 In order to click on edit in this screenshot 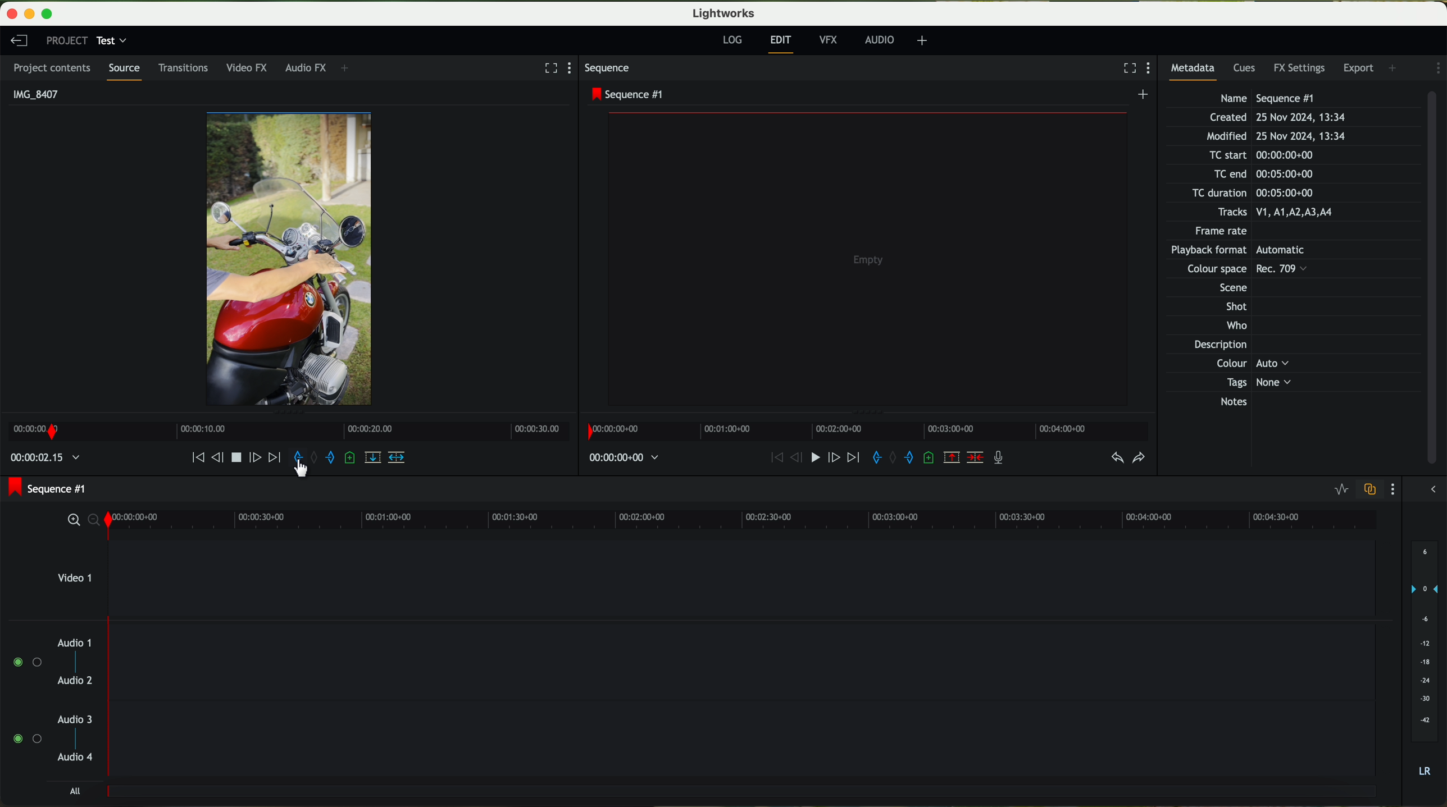, I will do `click(782, 44)`.